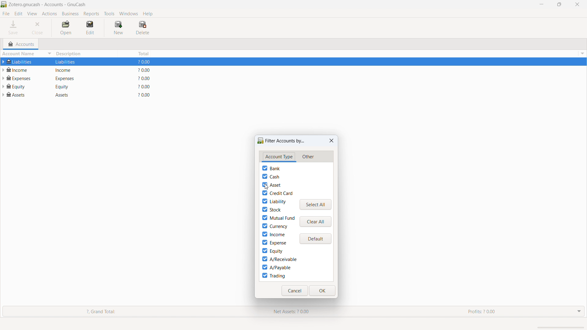  I want to click on expense, so click(274, 242).